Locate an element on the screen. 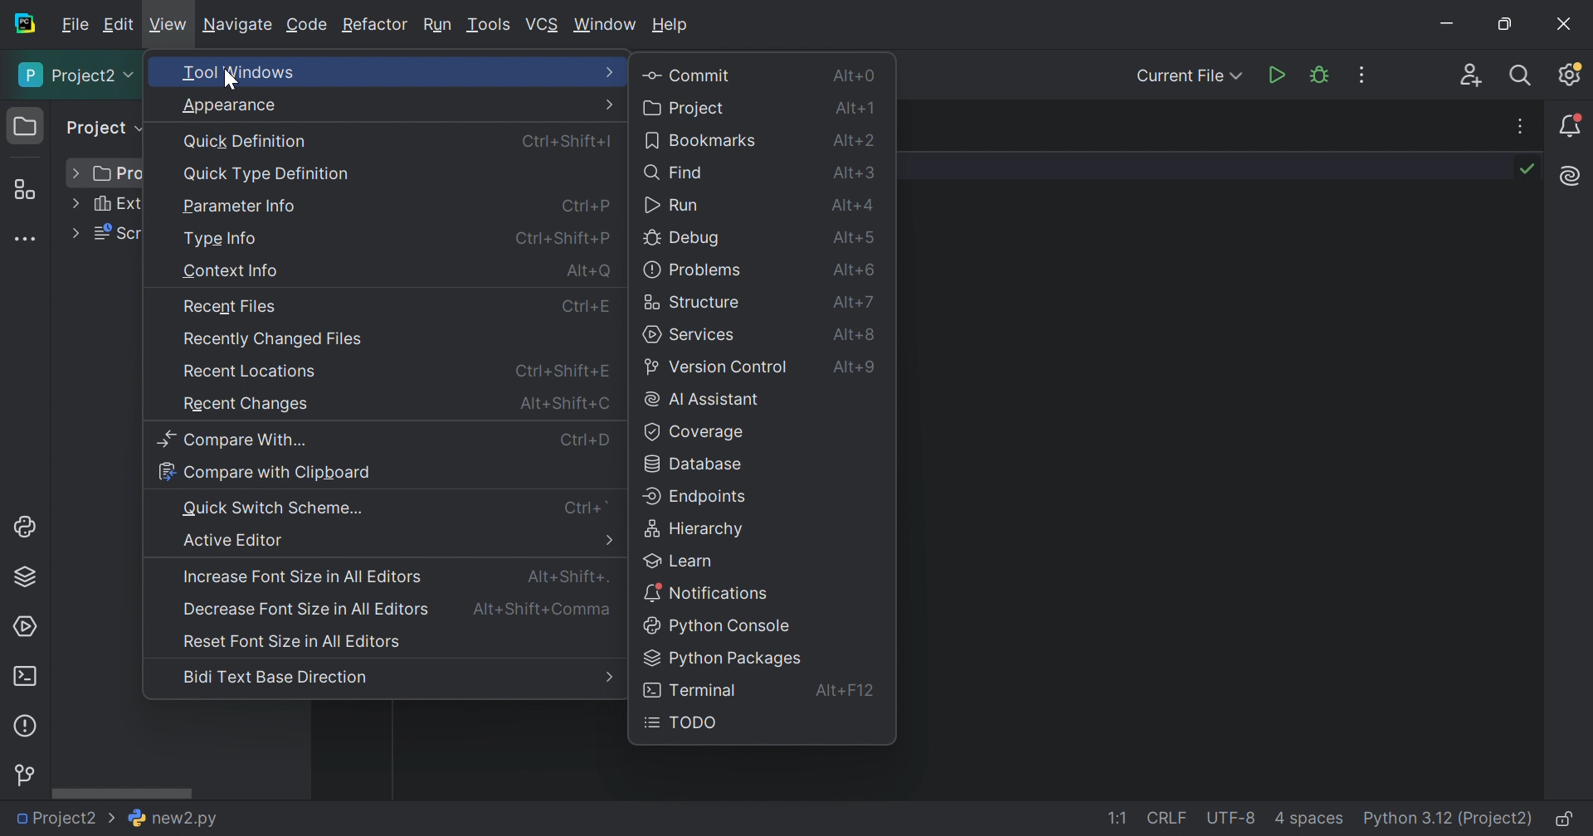  Ctrl+P is located at coordinates (583, 205).